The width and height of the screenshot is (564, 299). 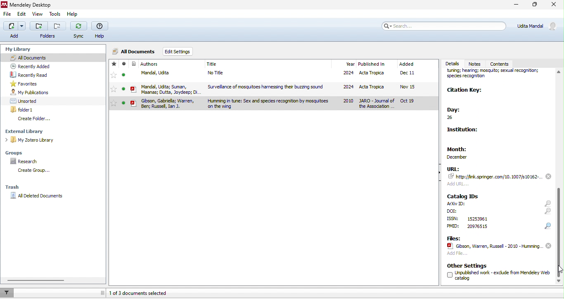 I want to click on checkbox, so click(x=449, y=275).